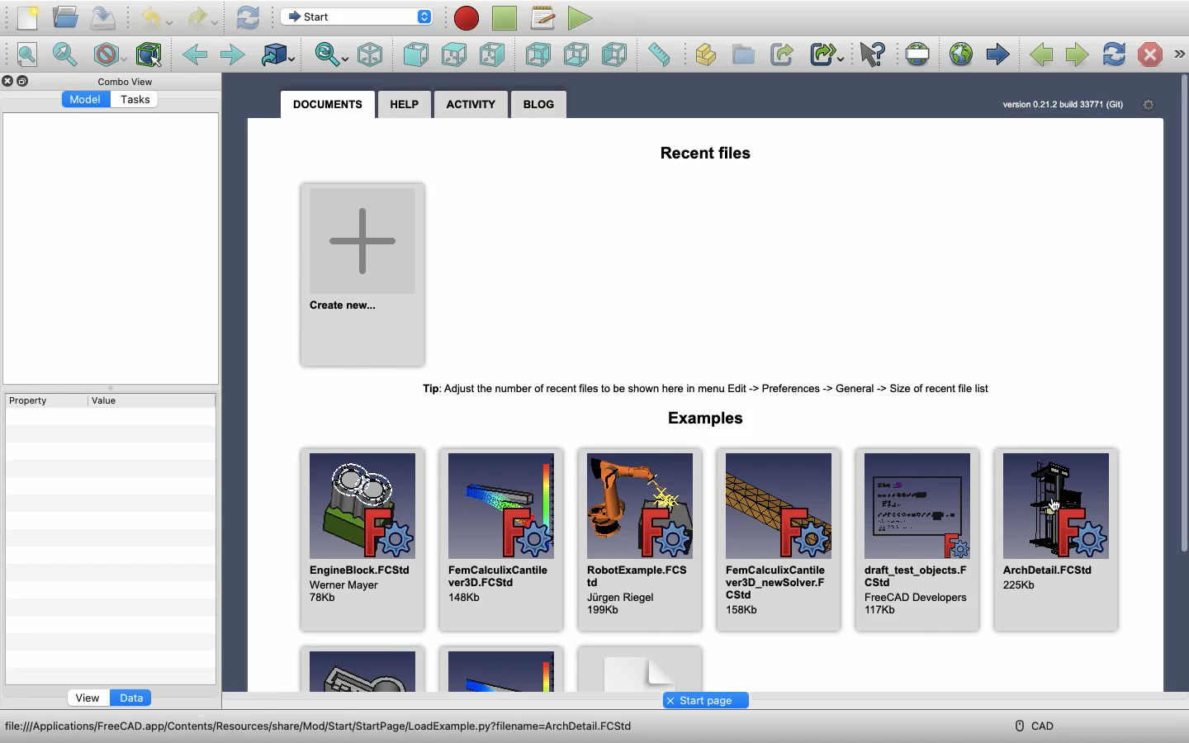  What do you see at coordinates (455, 54) in the screenshot?
I see `Top` at bounding box center [455, 54].